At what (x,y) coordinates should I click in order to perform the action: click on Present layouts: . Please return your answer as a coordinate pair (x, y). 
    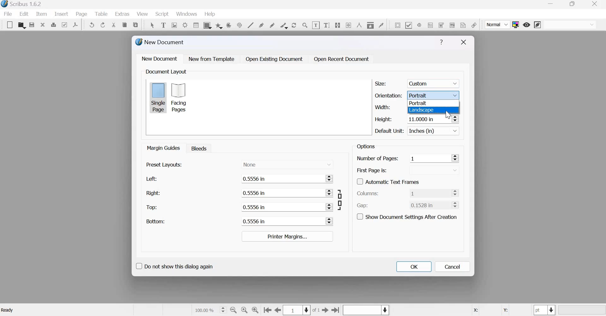
    Looking at the image, I should click on (164, 164).